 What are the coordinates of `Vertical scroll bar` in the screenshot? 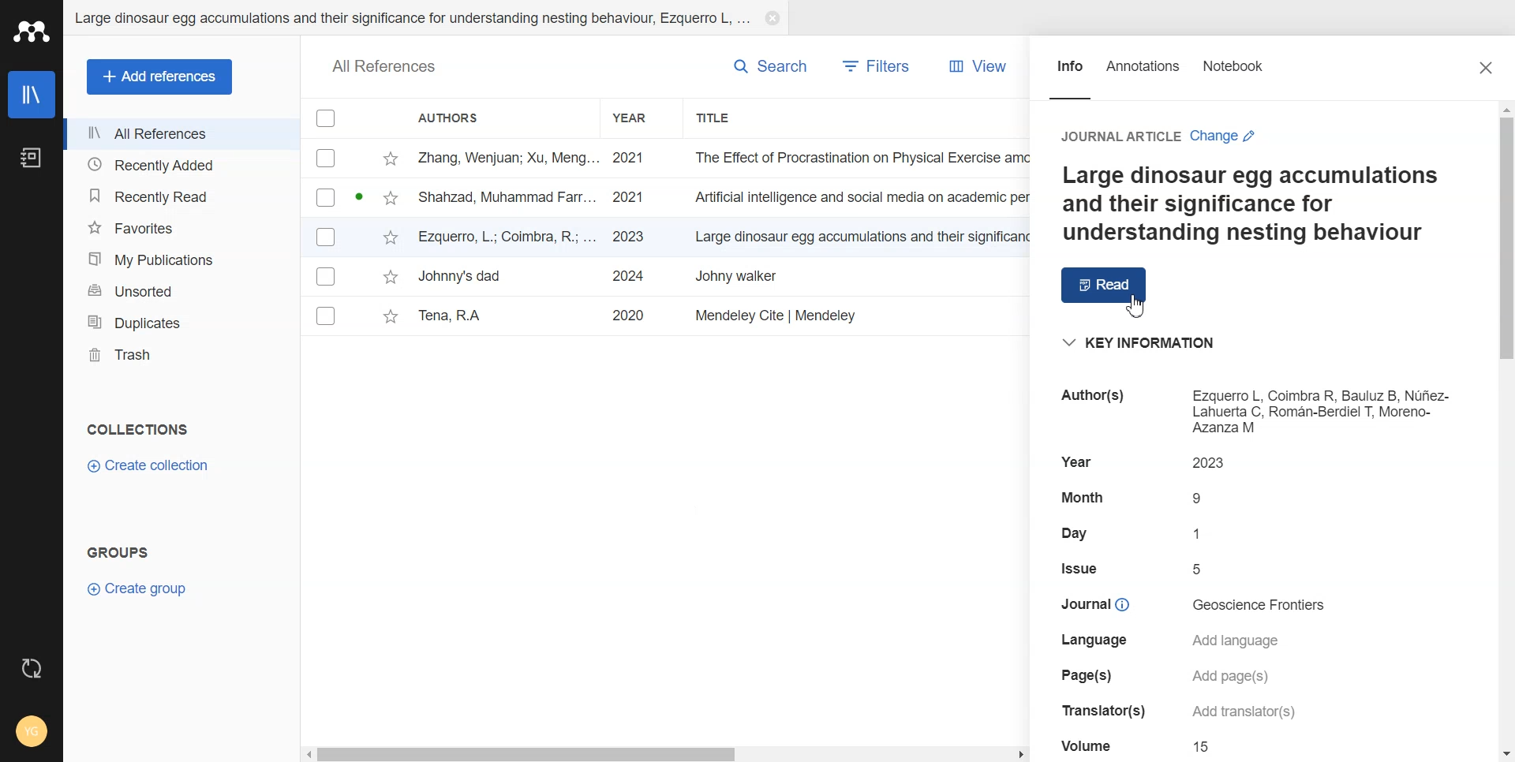 It's located at (1506, 432).